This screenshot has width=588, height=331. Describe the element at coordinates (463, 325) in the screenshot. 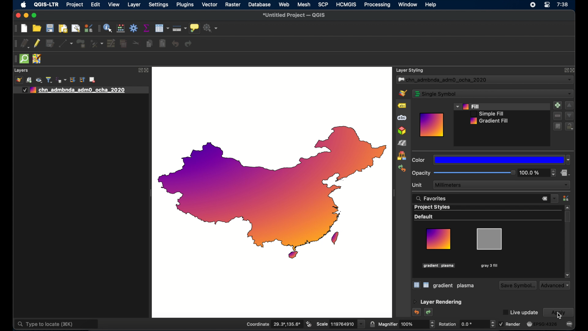

I see `rotation` at that location.